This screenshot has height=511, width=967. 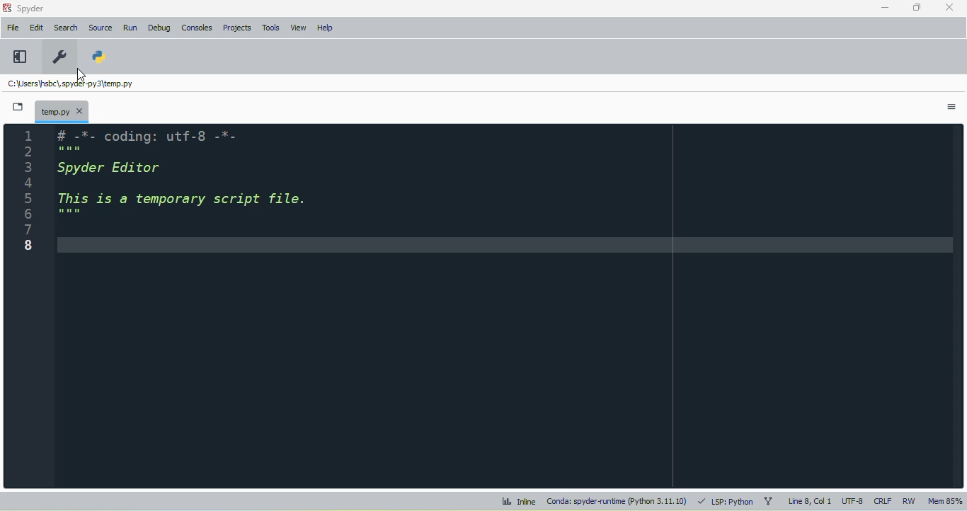 What do you see at coordinates (883, 501) in the screenshot?
I see `CRLF` at bounding box center [883, 501].